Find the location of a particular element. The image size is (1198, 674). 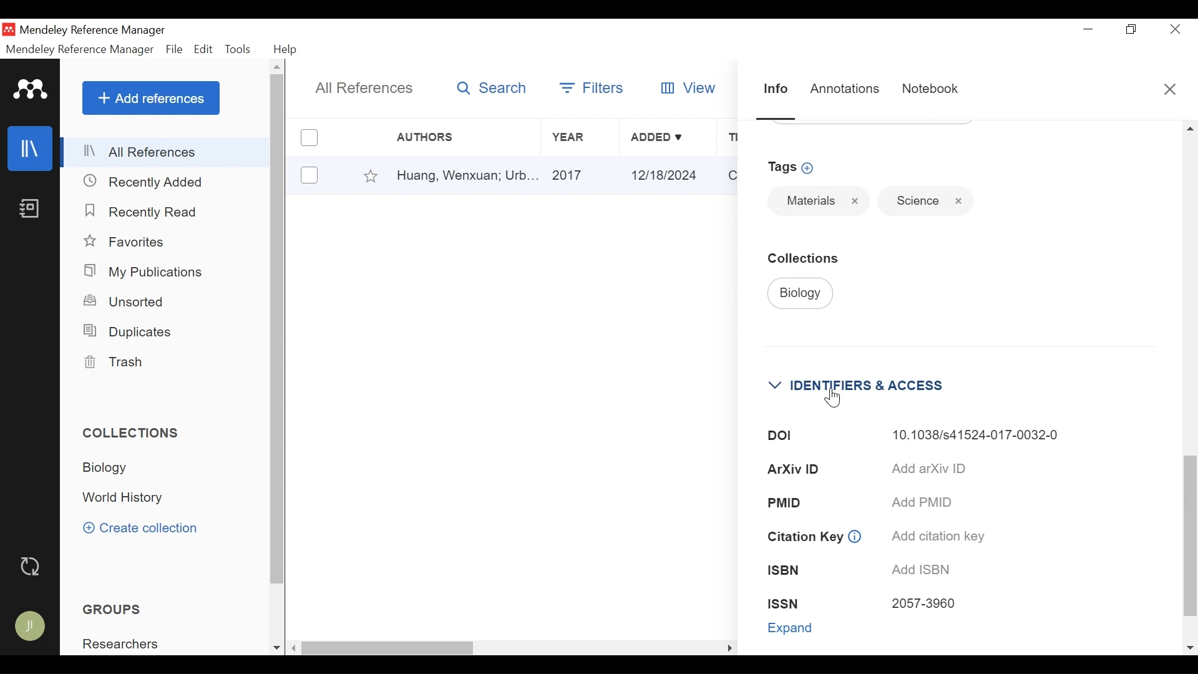

Identifiers & Access is located at coordinates (865, 385).